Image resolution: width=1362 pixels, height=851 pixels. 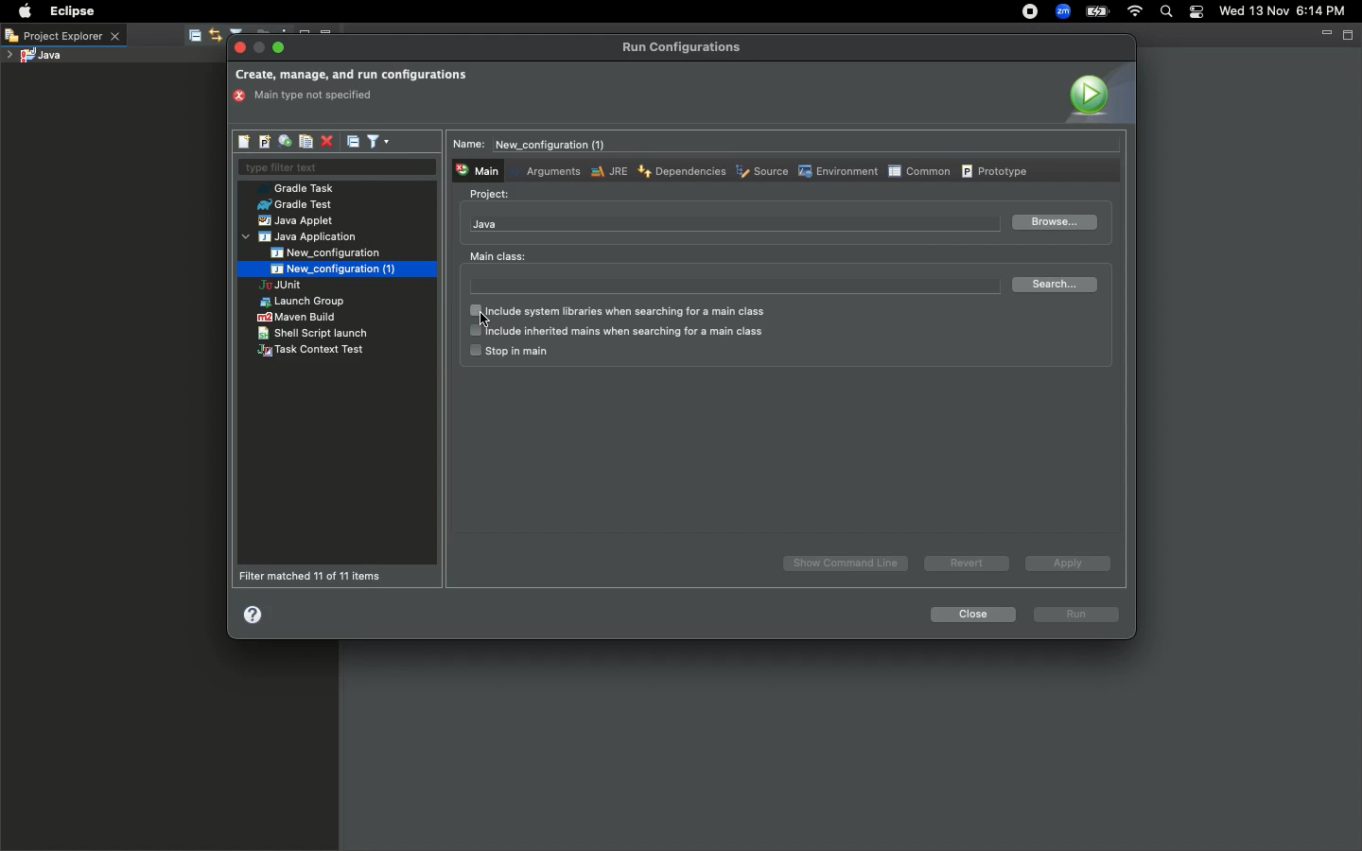 I want to click on Icon, so click(x=1097, y=93).